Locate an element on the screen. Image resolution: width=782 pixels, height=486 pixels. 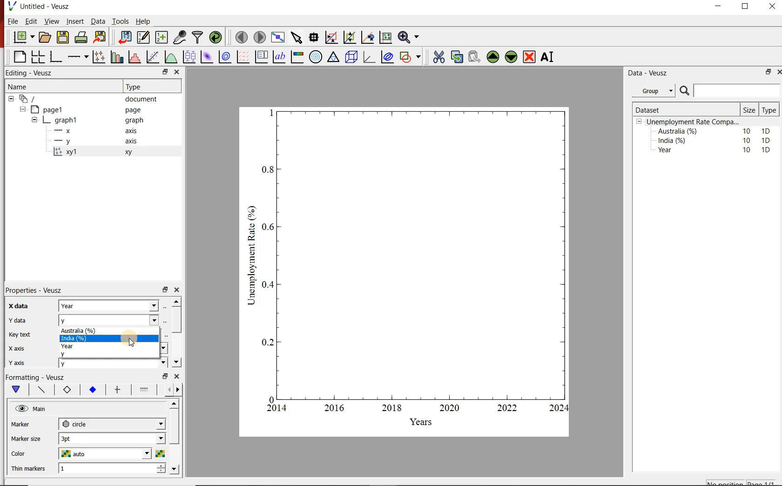
scroll bar is located at coordinates (176, 318).